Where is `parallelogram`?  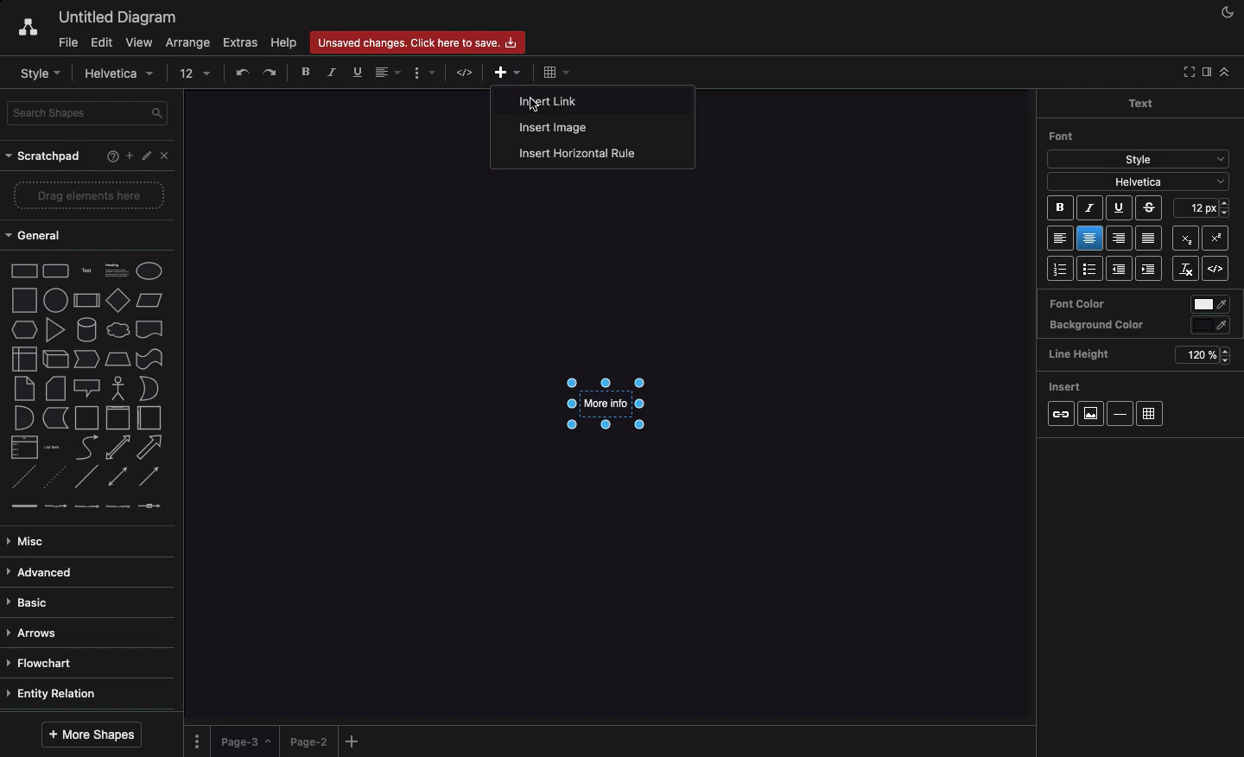 parallelogram is located at coordinates (149, 300).